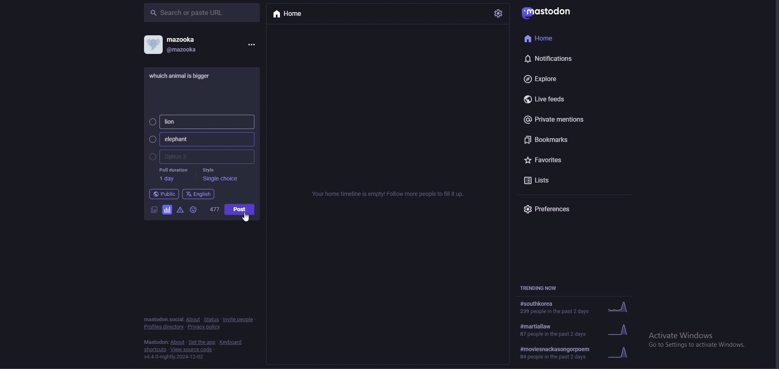  I want to click on status, so click(212, 320).